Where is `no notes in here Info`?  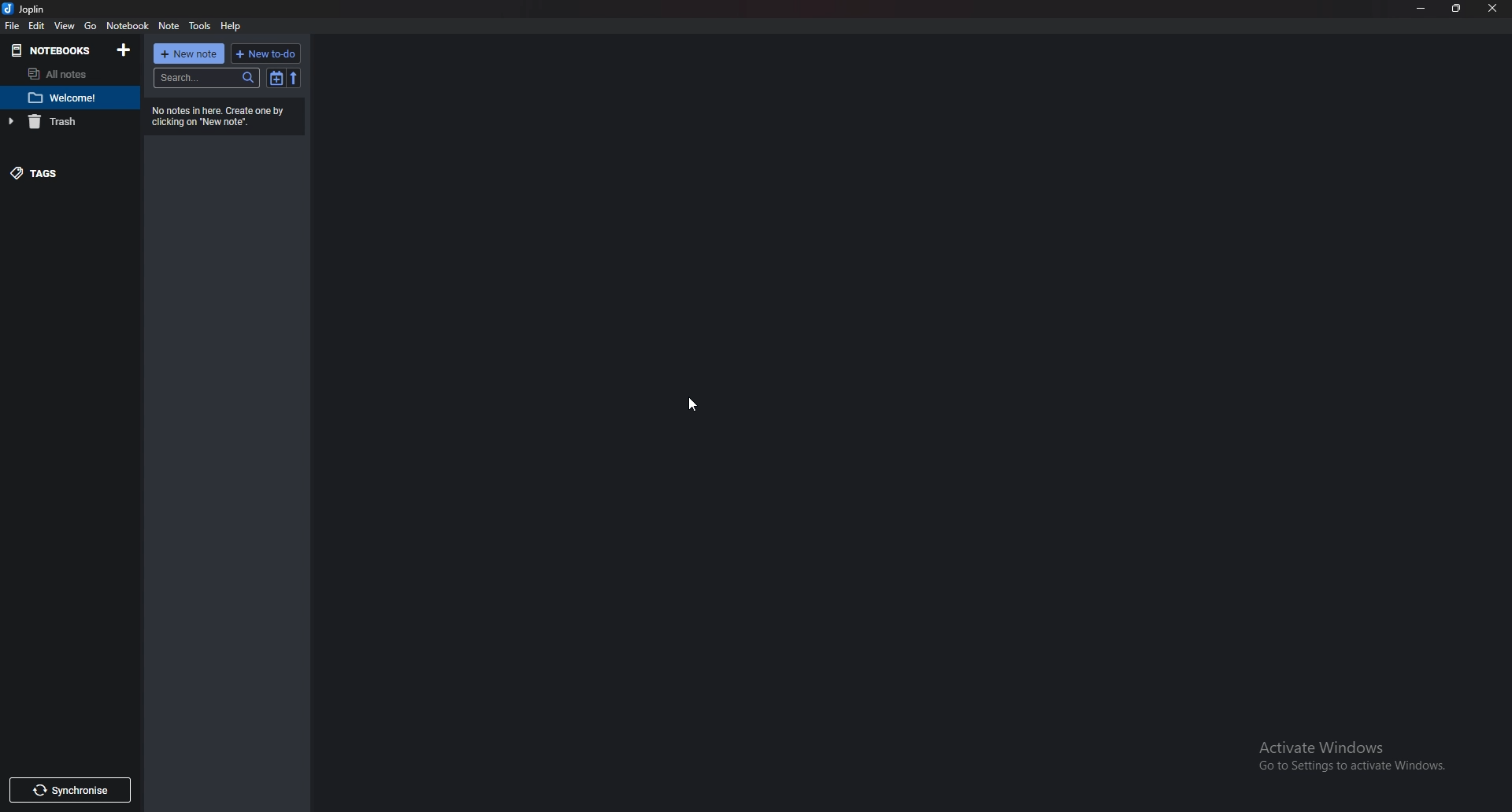
no notes in here Info is located at coordinates (221, 116).